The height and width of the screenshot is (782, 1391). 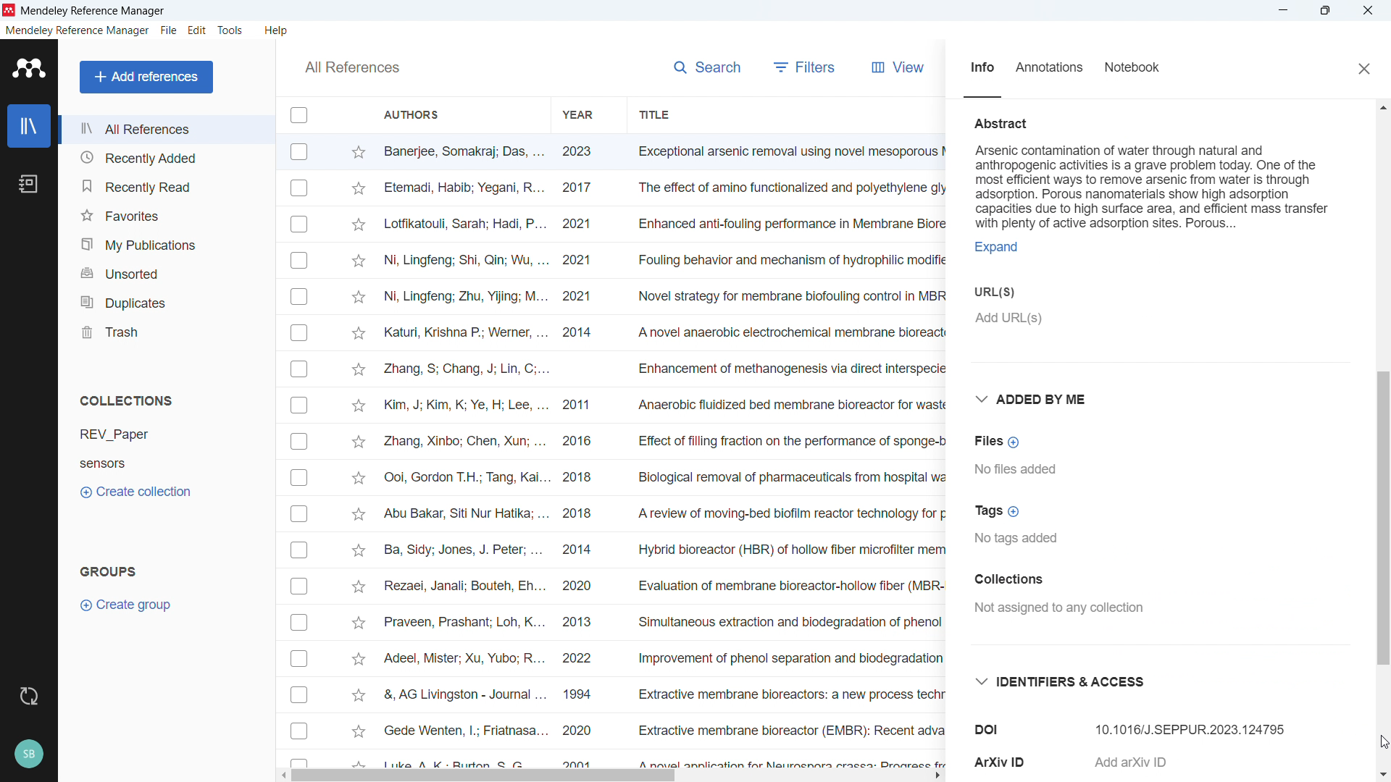 What do you see at coordinates (278, 30) in the screenshot?
I see `help ` at bounding box center [278, 30].